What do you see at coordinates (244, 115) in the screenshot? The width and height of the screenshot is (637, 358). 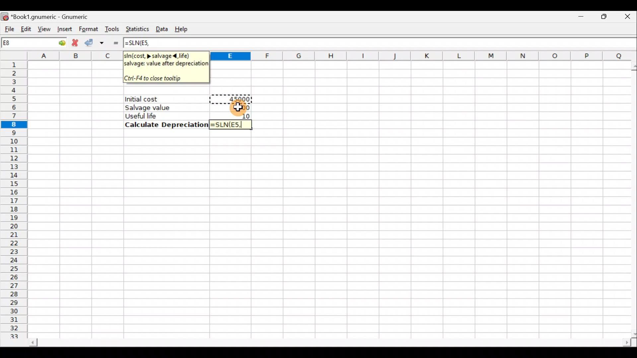 I see `10` at bounding box center [244, 115].